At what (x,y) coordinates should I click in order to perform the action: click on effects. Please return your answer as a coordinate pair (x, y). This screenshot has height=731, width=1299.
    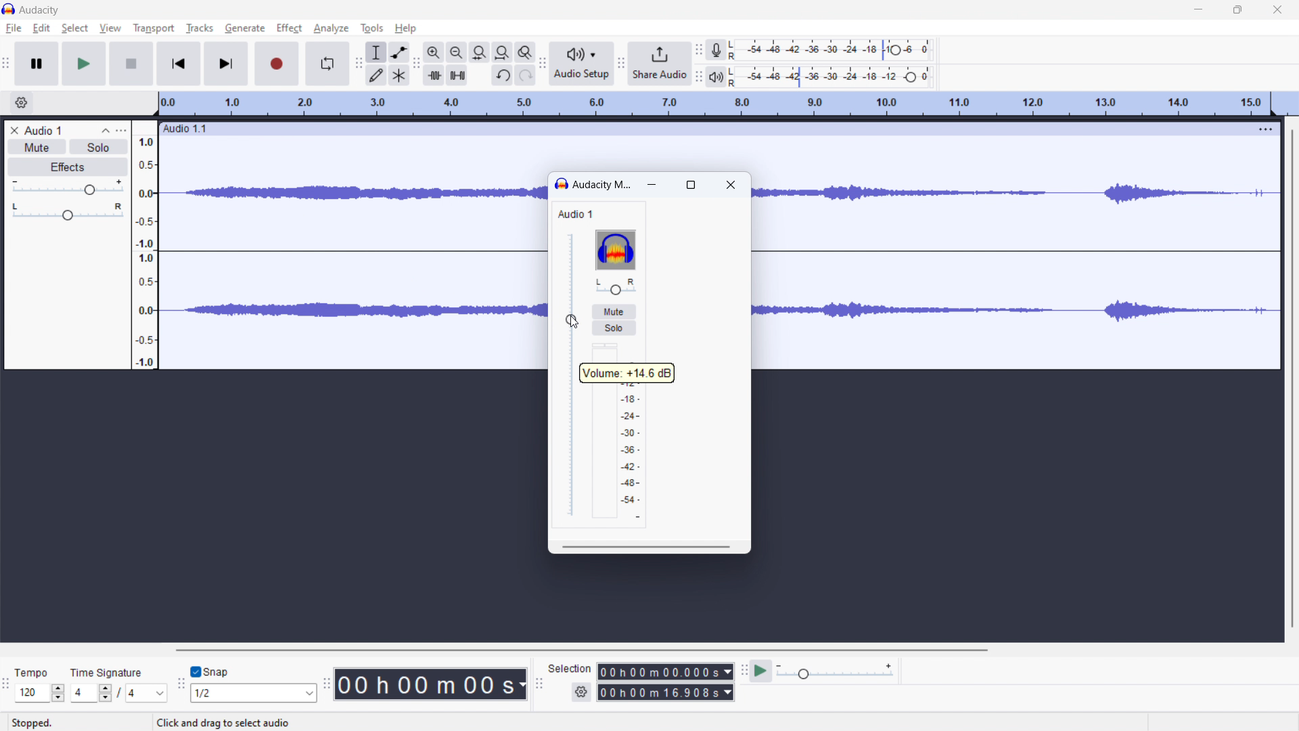
    Looking at the image, I should click on (68, 167).